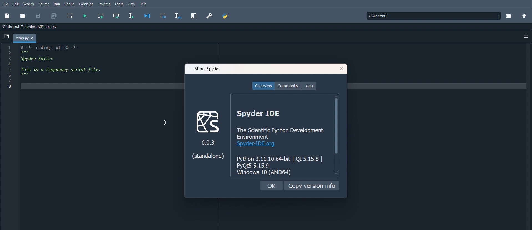 The width and height of the screenshot is (532, 230). What do you see at coordinates (119, 4) in the screenshot?
I see `Tools` at bounding box center [119, 4].